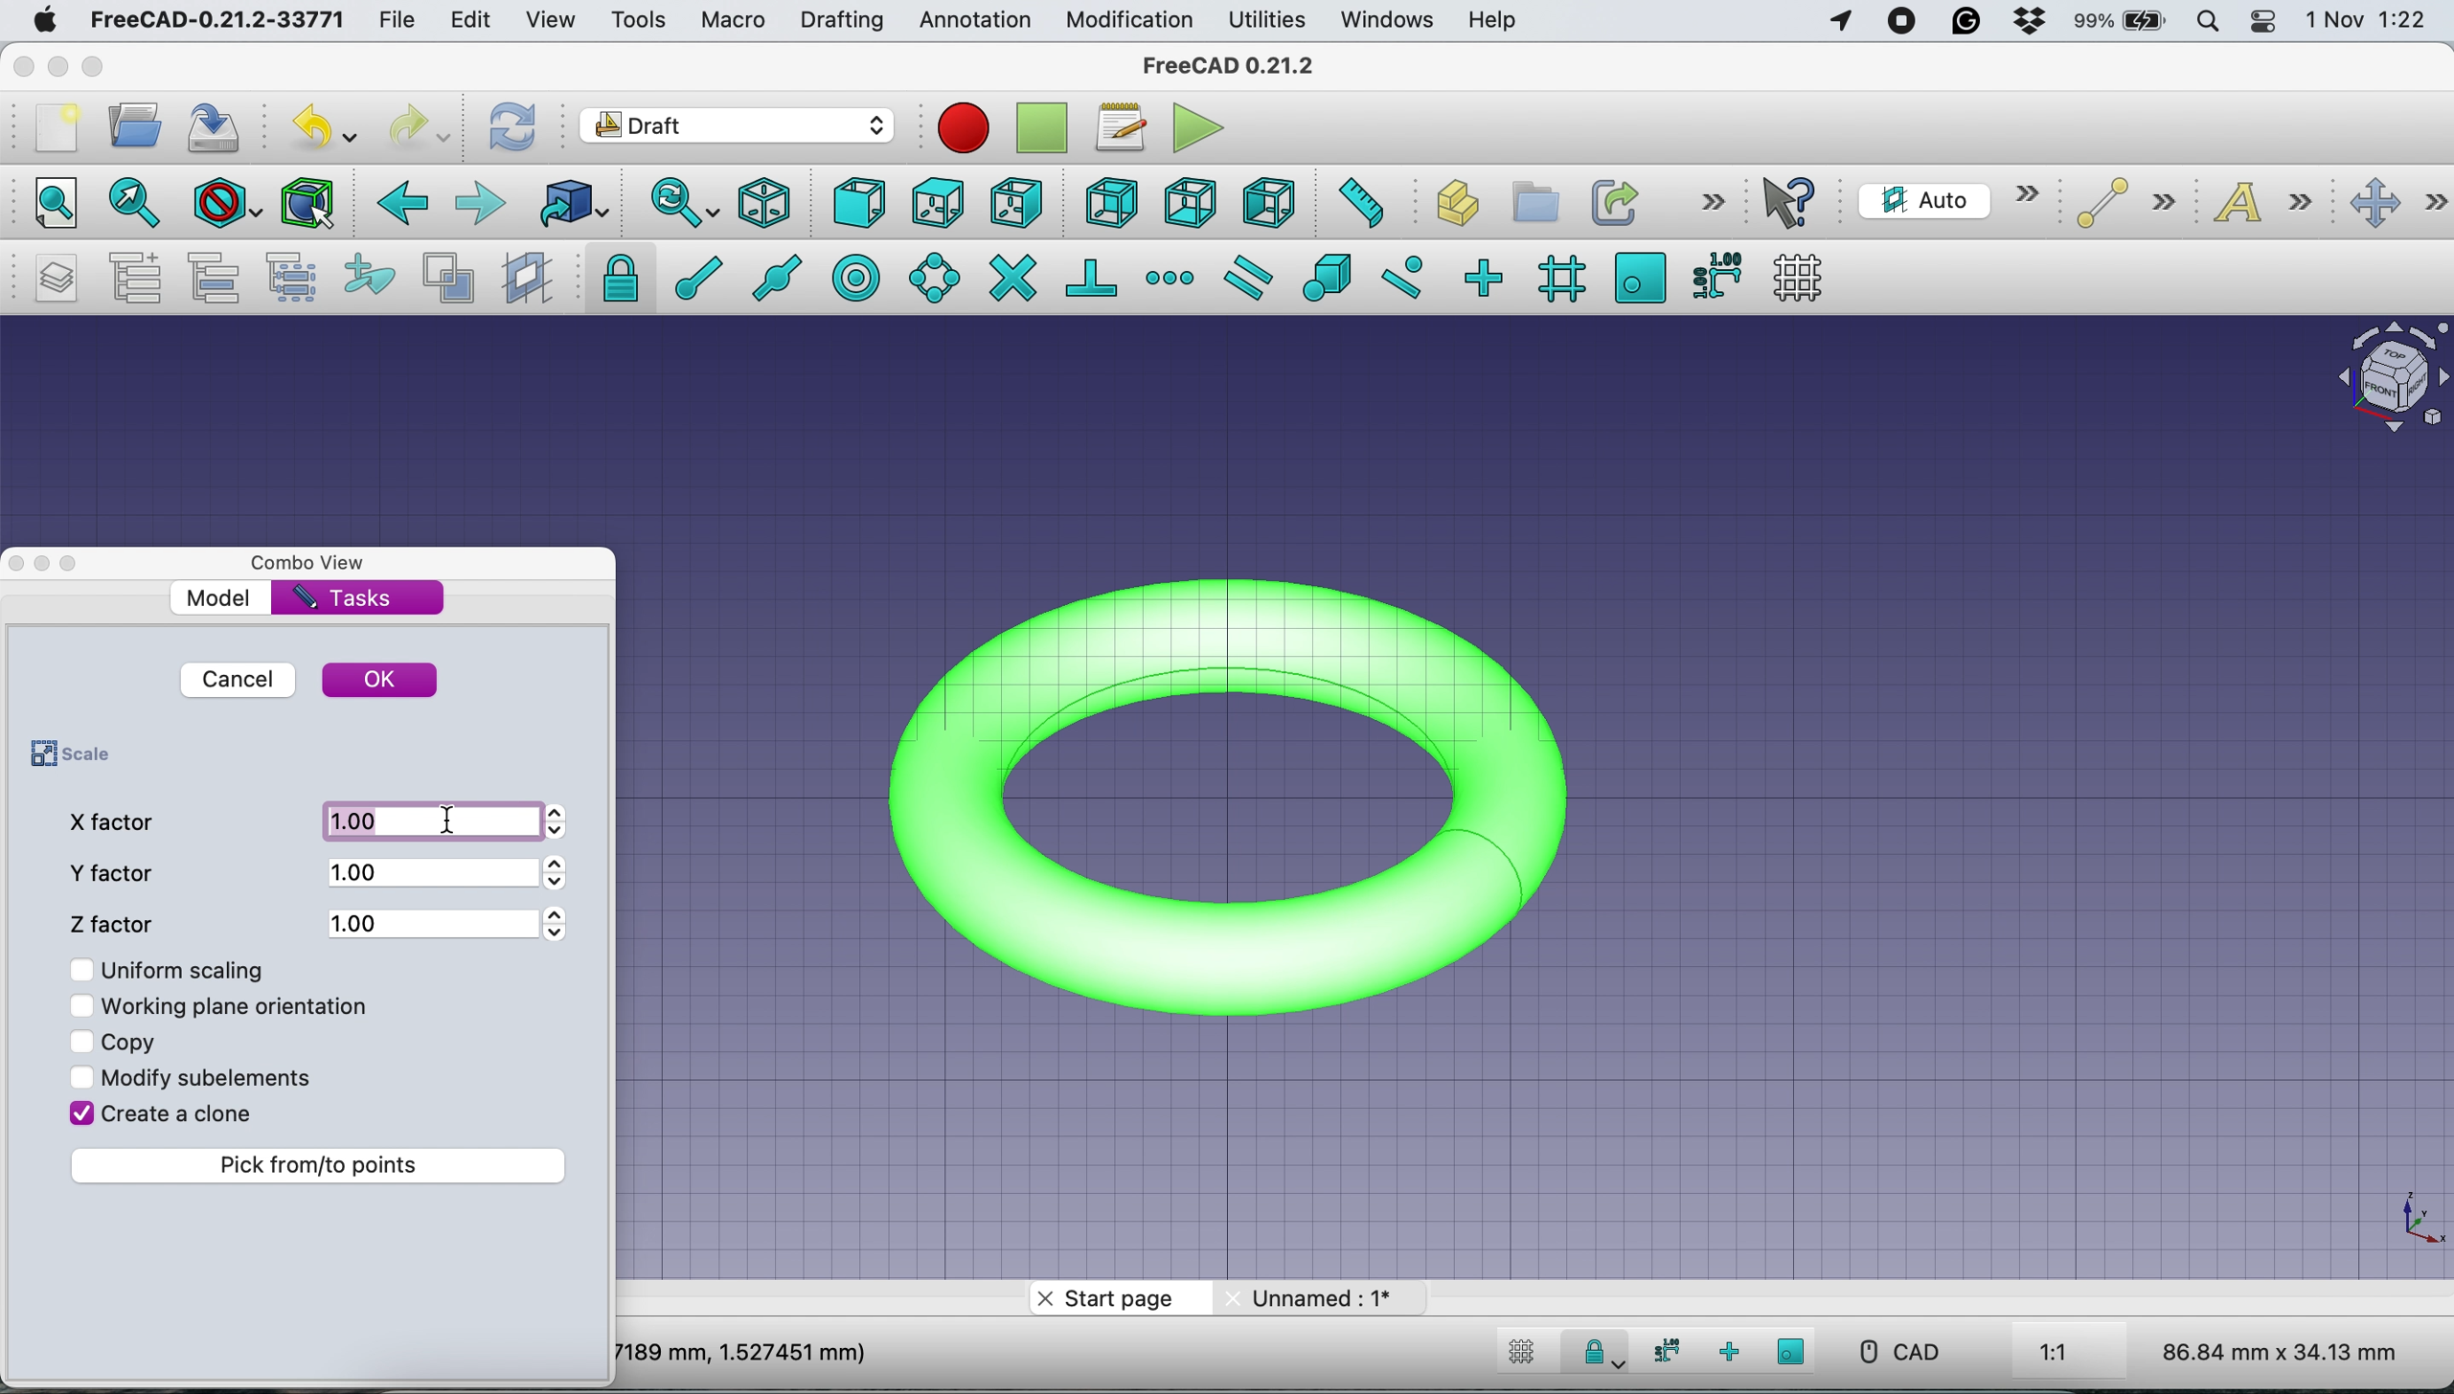  What do you see at coordinates (1522, 1356) in the screenshot?
I see `toggle grid` at bounding box center [1522, 1356].